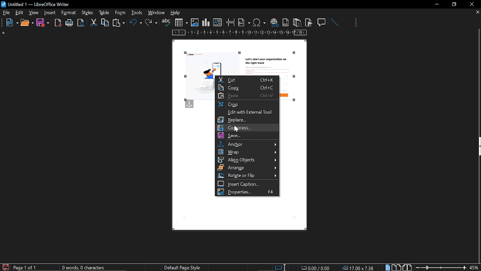 Image resolution: width=481 pixels, height=271 pixels. Describe the element at coordinates (389, 267) in the screenshot. I see `single page view` at that location.